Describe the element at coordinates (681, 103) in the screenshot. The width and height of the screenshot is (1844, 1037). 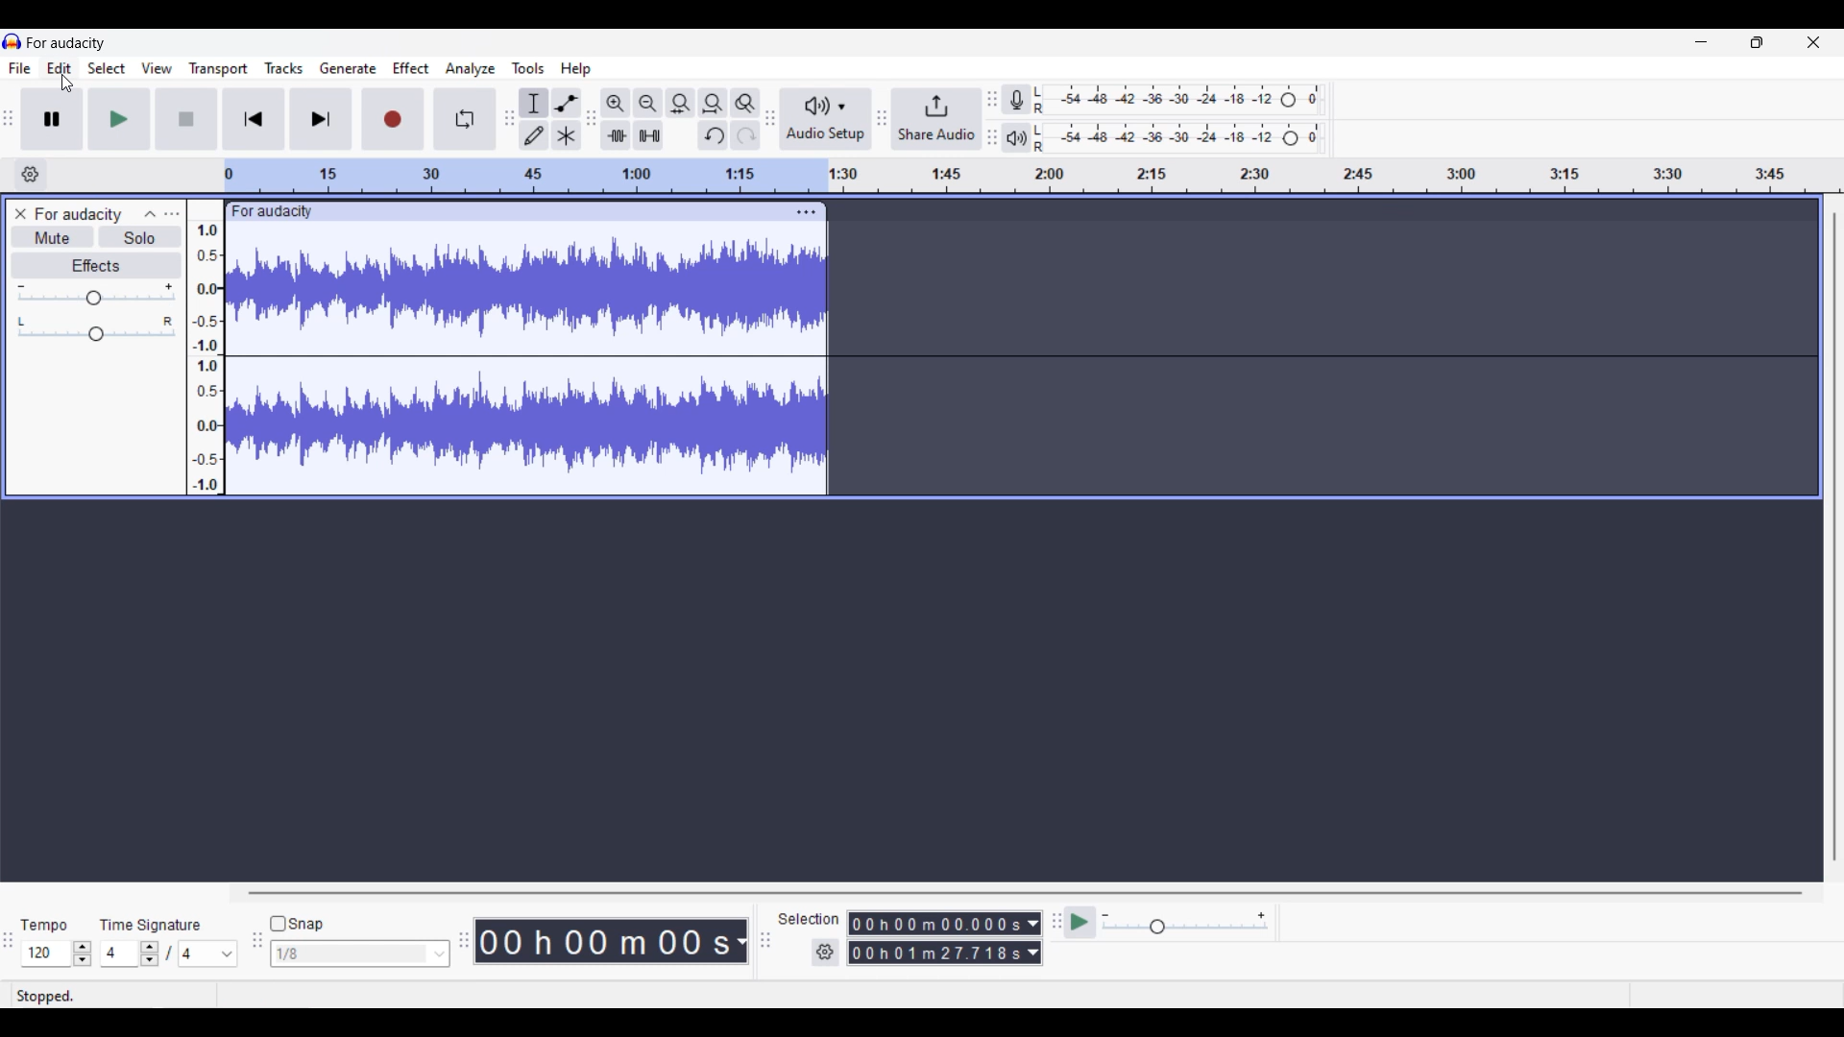
I see `Fit selection to width` at that location.